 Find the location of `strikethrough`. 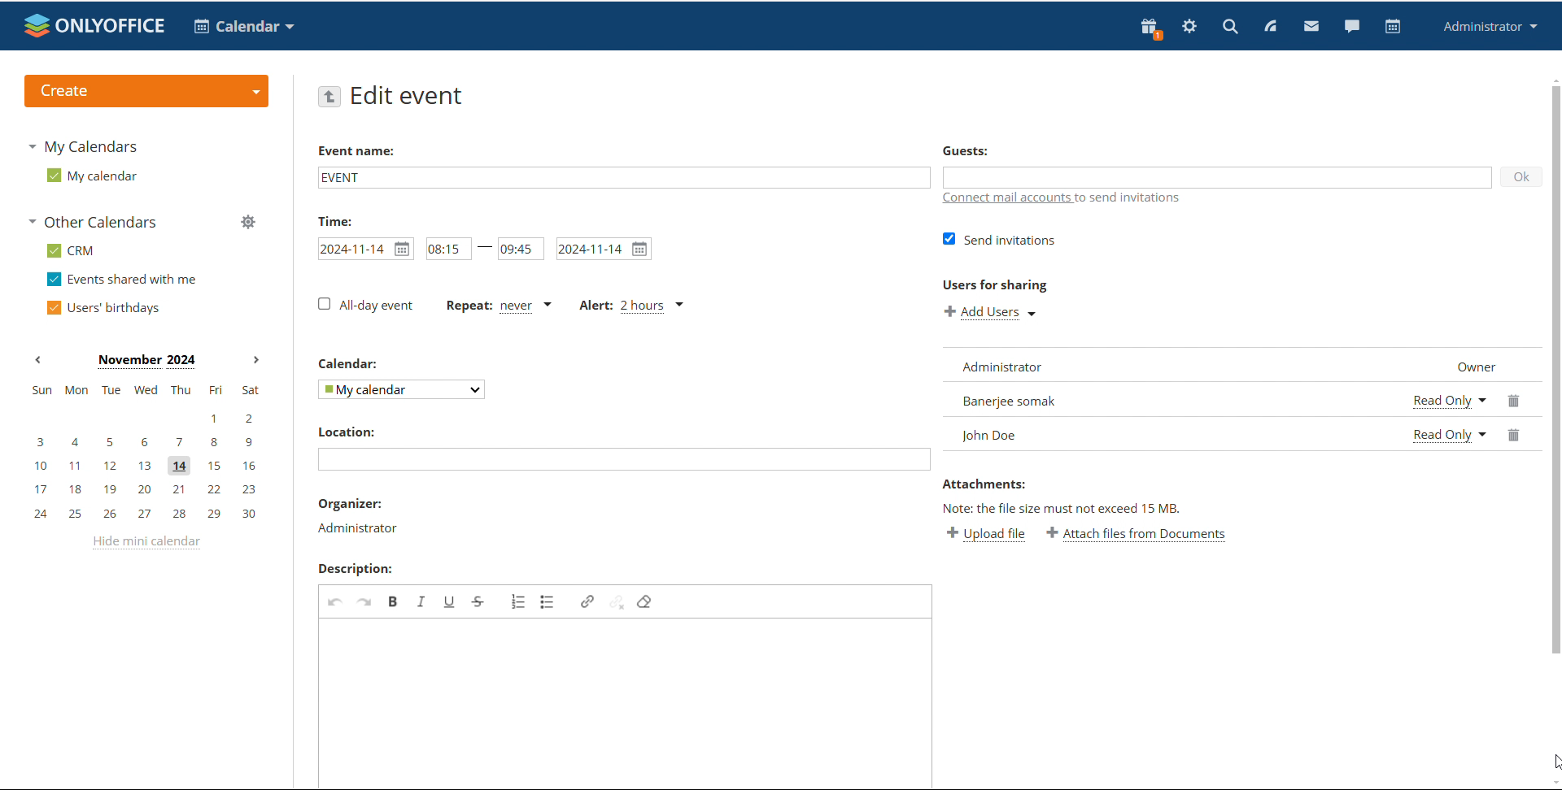

strikethrough is located at coordinates (479, 601).